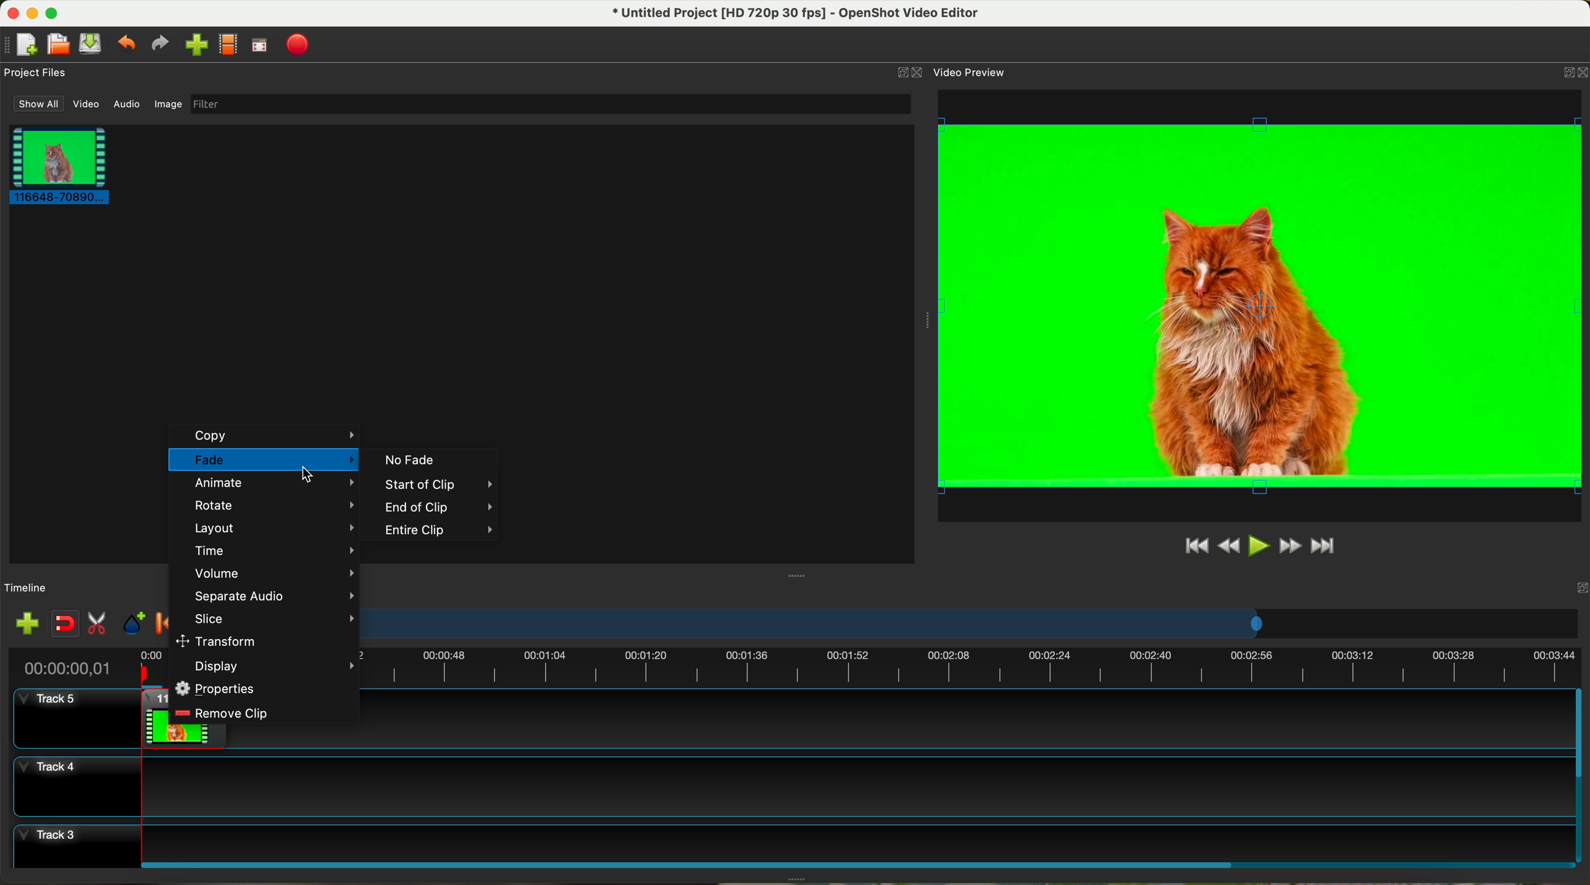 This screenshot has width=1590, height=885. Describe the element at coordinates (1262, 305) in the screenshot. I see `video` at that location.